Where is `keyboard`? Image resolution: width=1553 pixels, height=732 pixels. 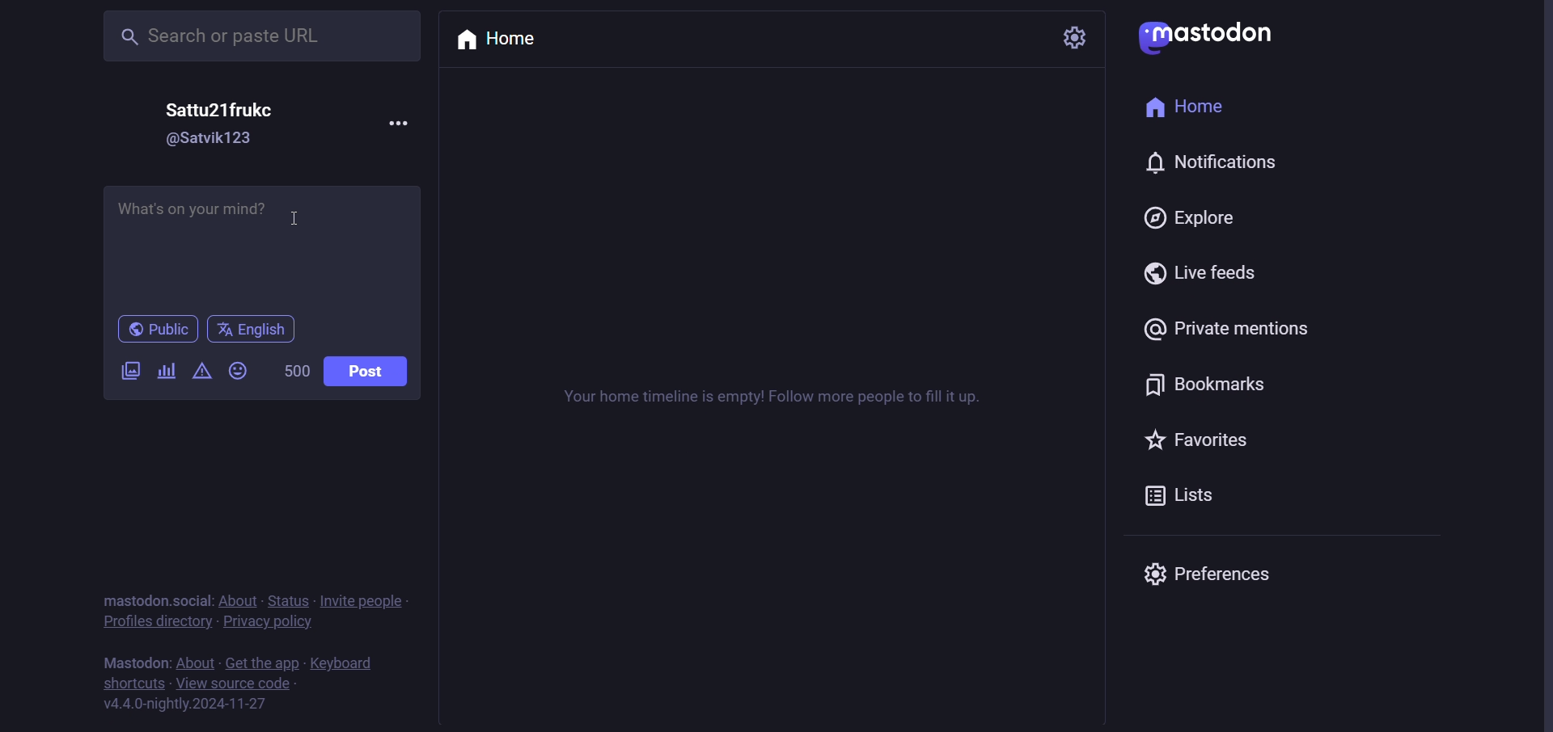
keyboard is located at coordinates (346, 663).